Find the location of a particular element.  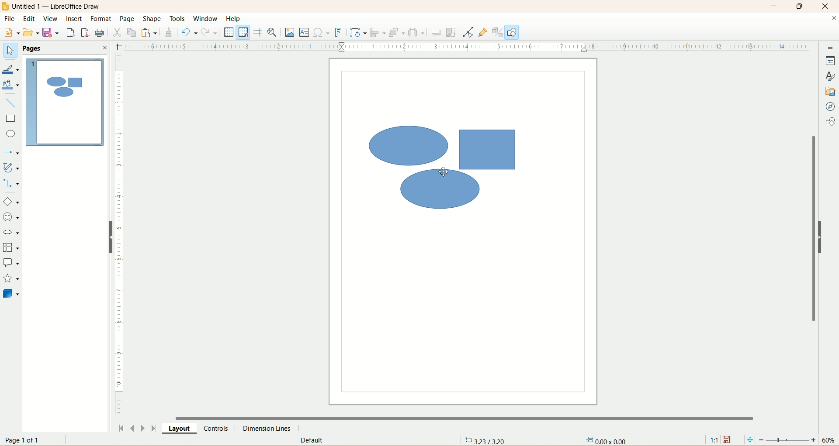

navigator is located at coordinates (831, 107).